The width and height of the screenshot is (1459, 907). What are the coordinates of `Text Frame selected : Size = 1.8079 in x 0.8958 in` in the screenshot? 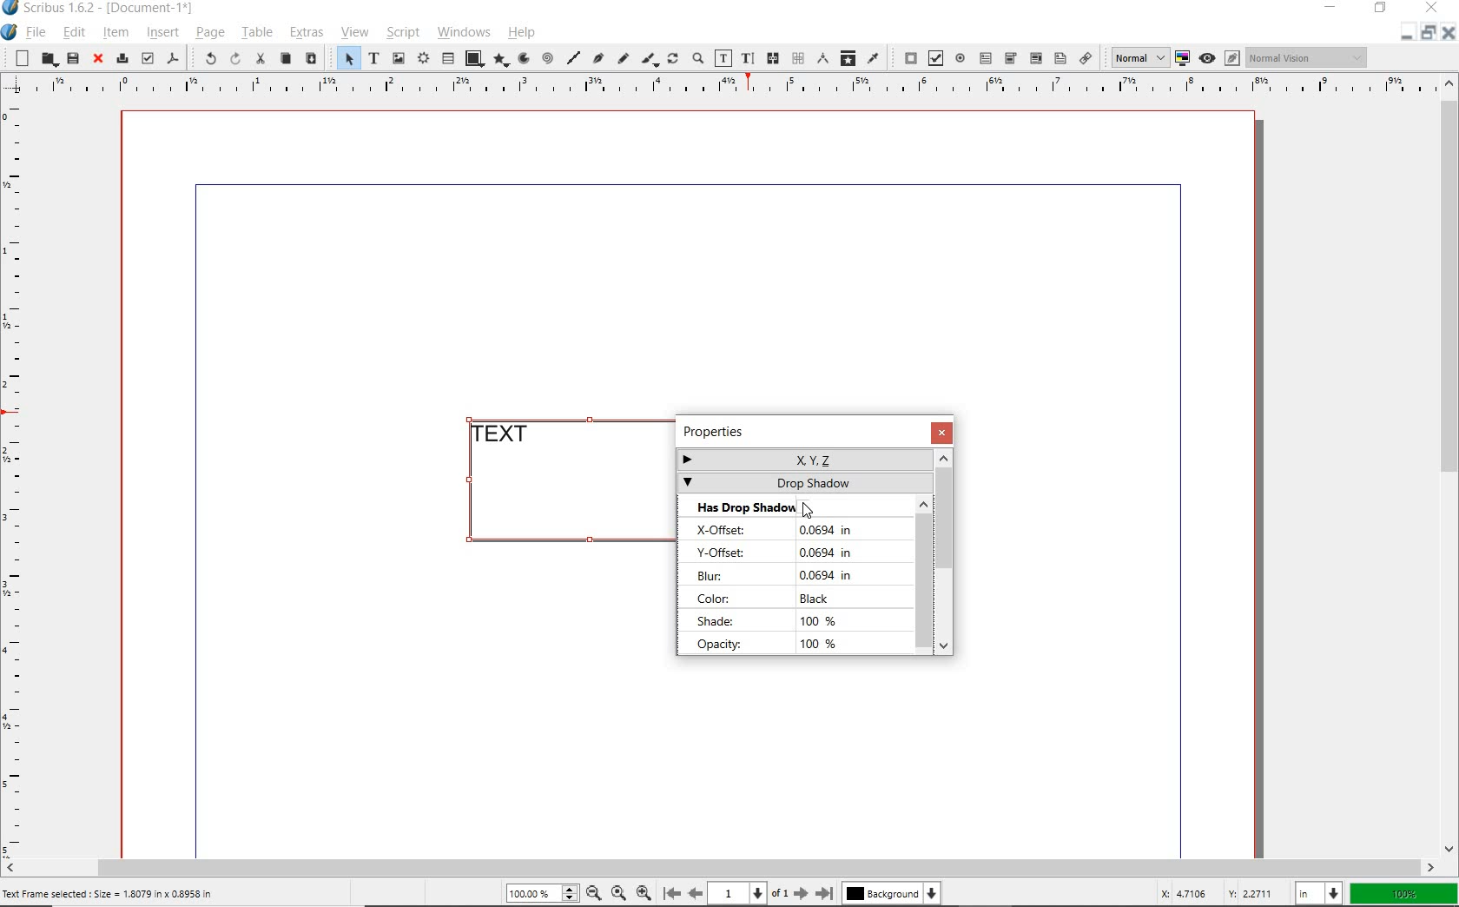 It's located at (109, 894).